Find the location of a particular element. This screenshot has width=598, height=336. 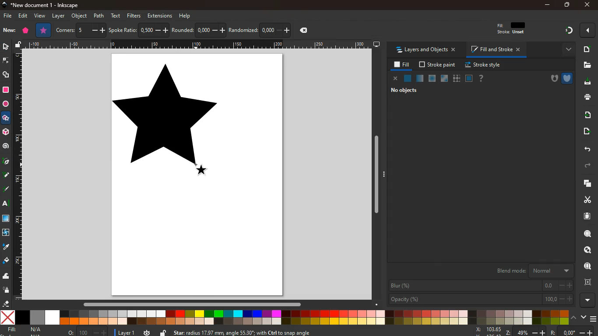

unlock is located at coordinates (19, 45).